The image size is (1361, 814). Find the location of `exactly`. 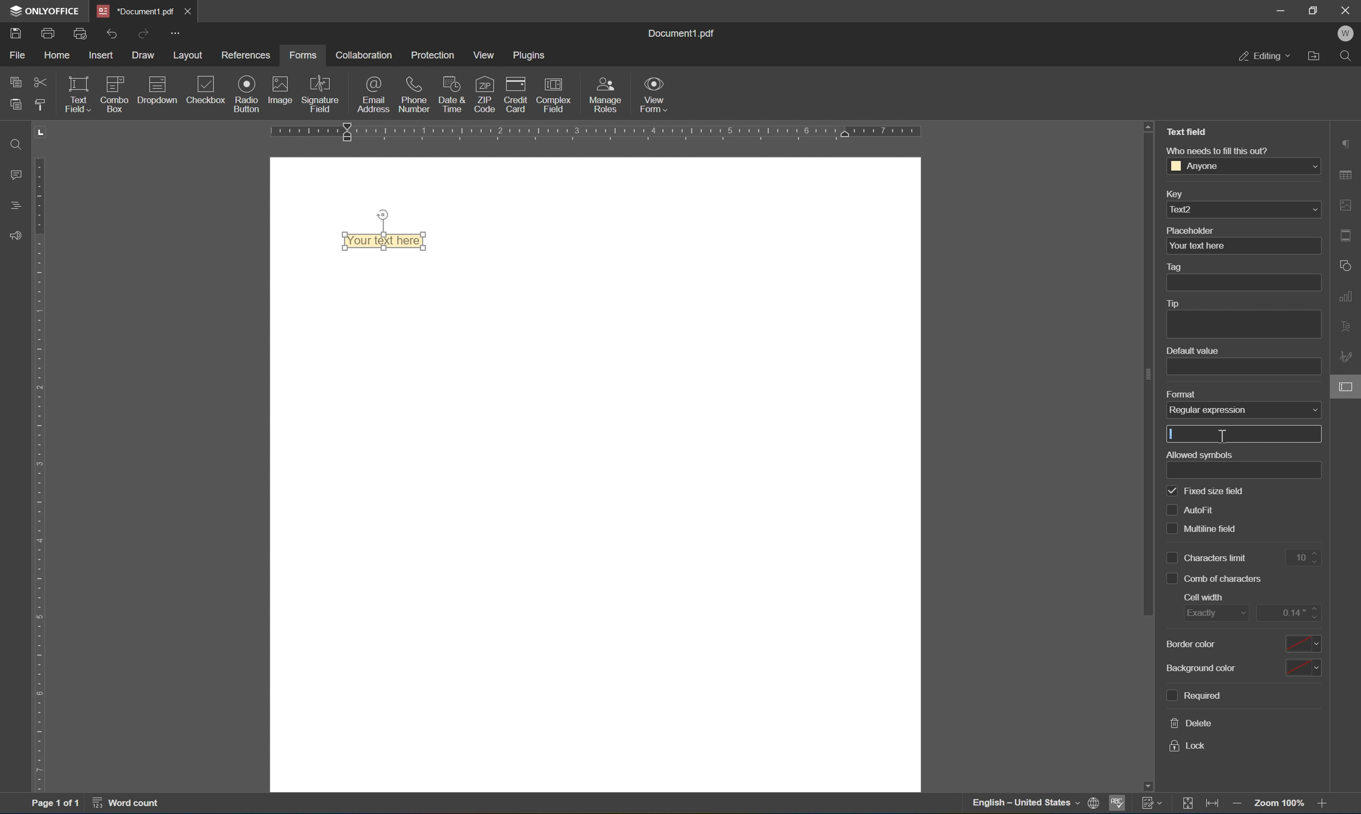

exactly is located at coordinates (1205, 615).